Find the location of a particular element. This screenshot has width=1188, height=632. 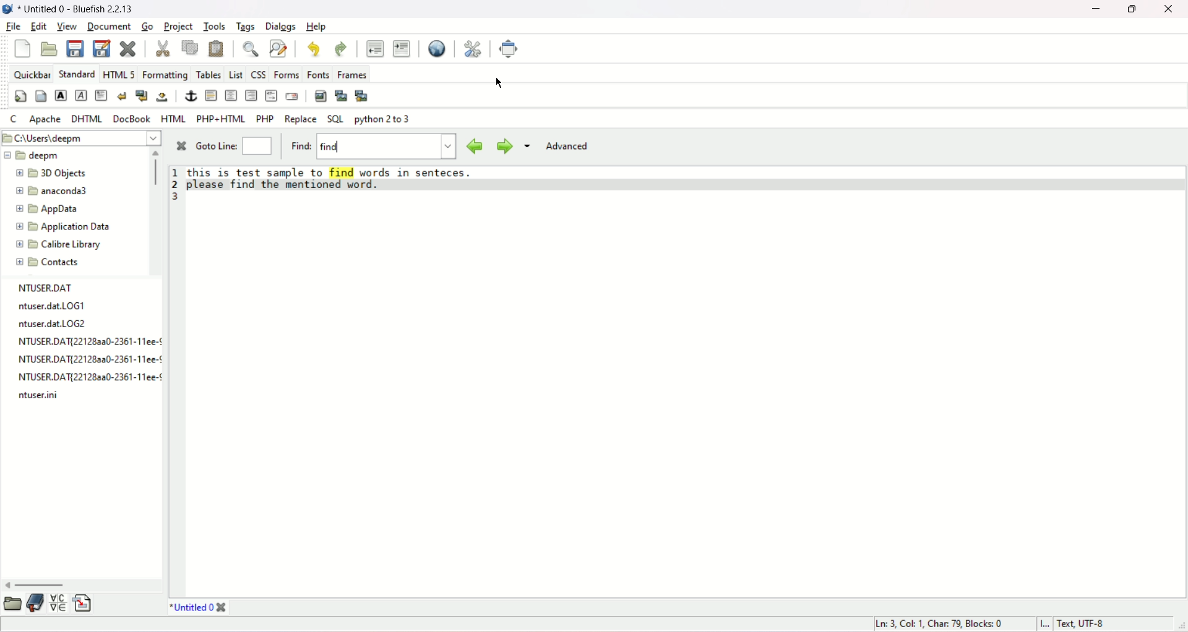

close tab is located at coordinates (223, 608).